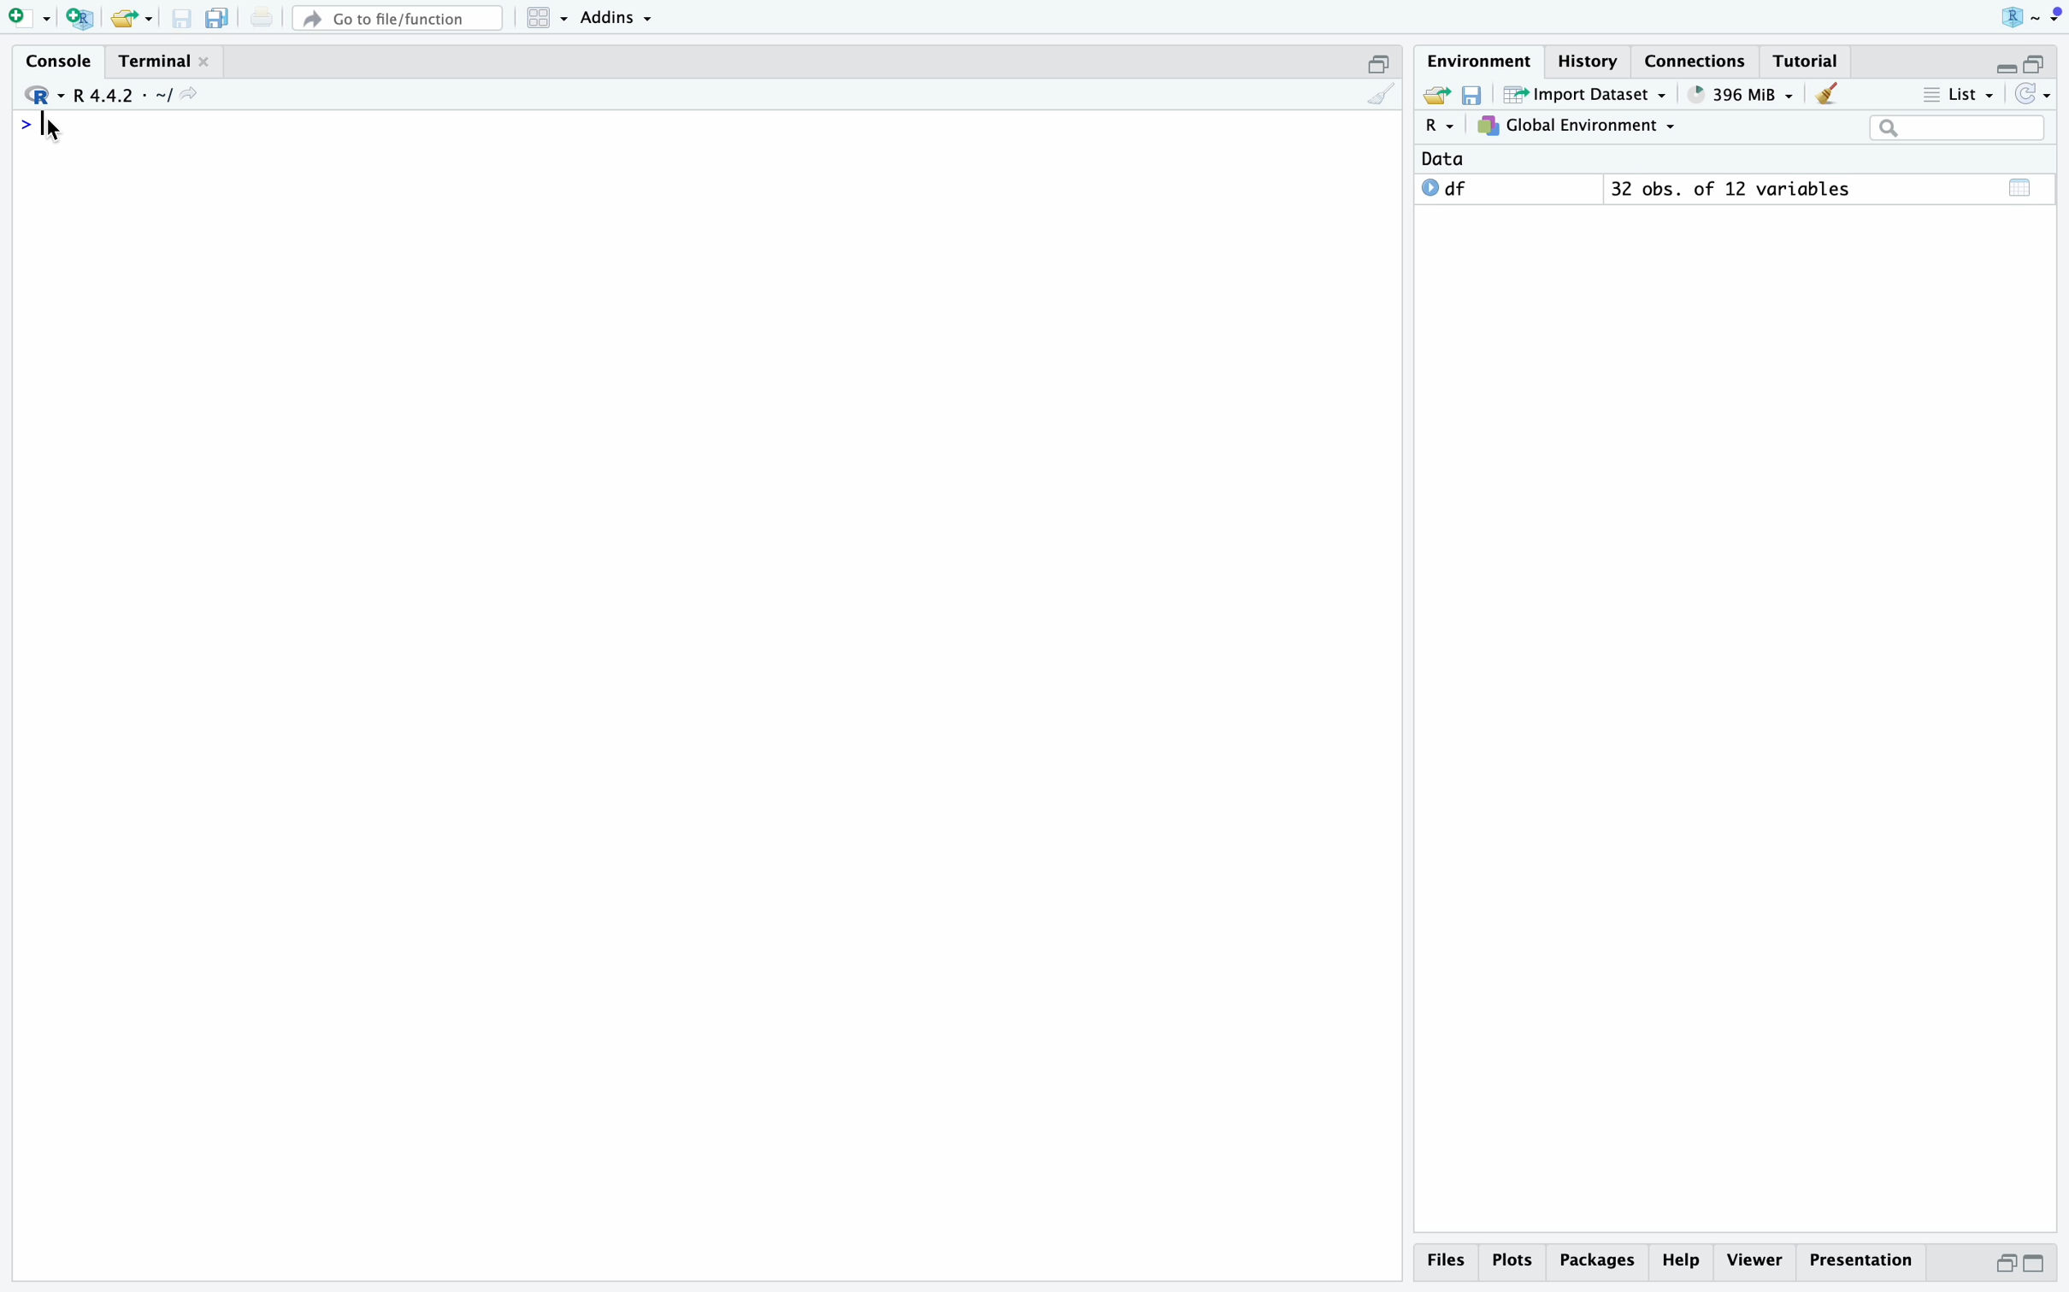 Image resolution: width=2069 pixels, height=1292 pixels. Describe the element at coordinates (2035, 1266) in the screenshot. I see `switch to full view` at that location.